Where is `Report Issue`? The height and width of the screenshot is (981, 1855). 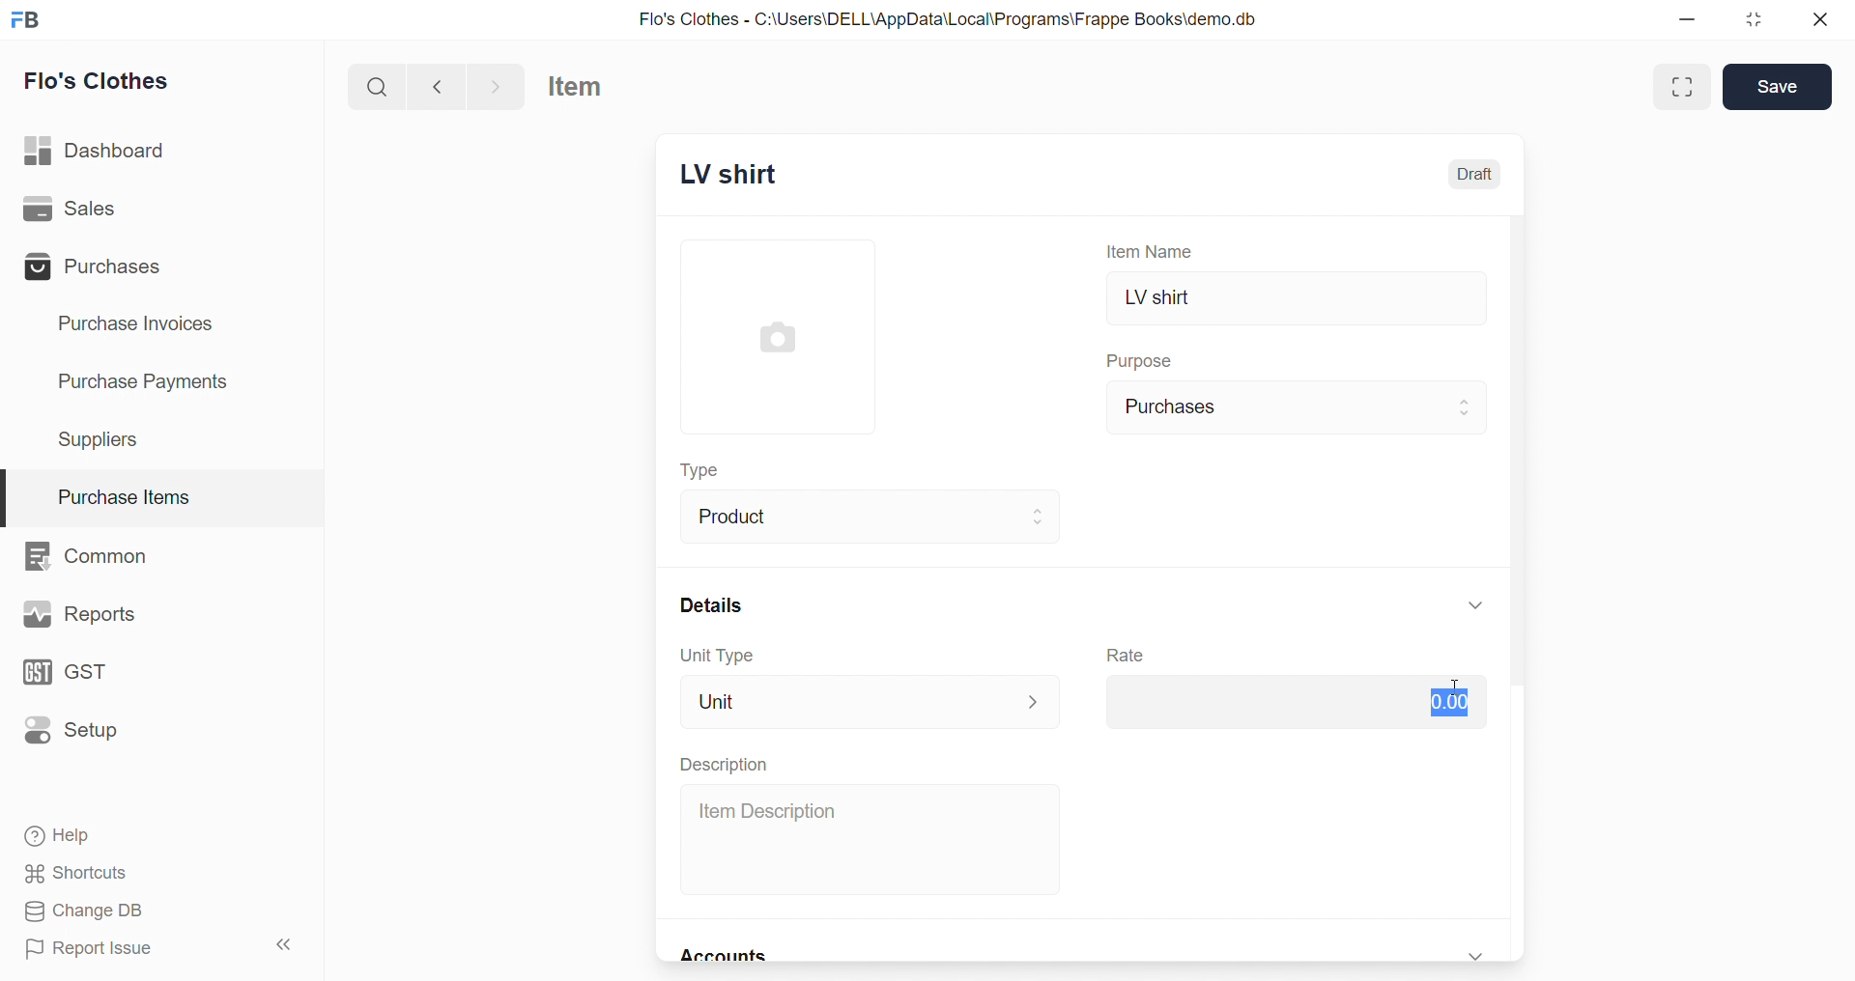
Report Issue is located at coordinates (121, 947).